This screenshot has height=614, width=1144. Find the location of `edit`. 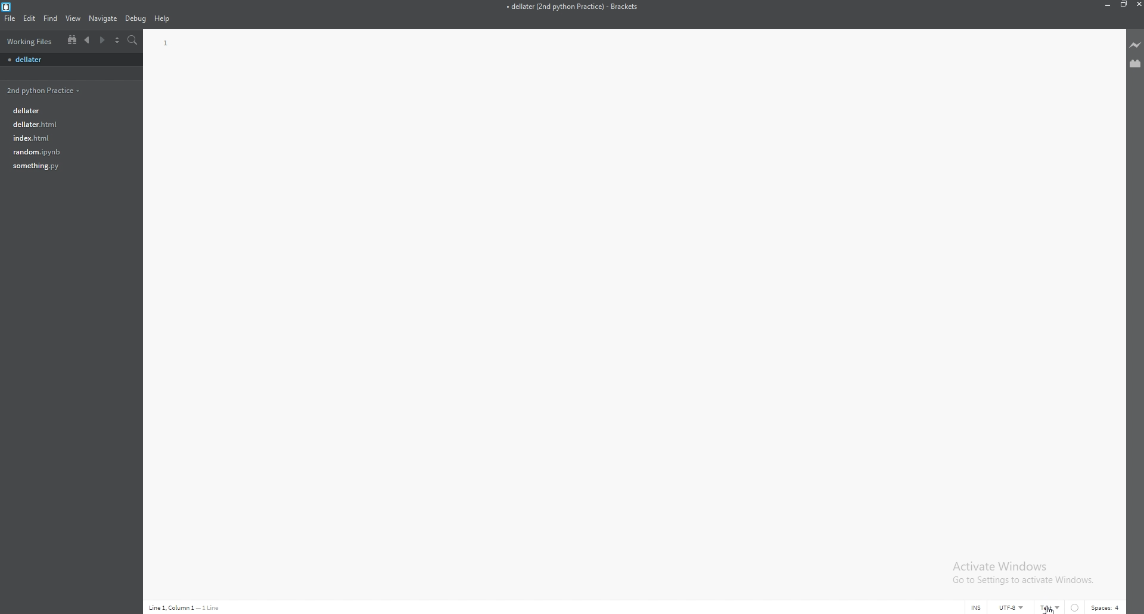

edit is located at coordinates (29, 18).